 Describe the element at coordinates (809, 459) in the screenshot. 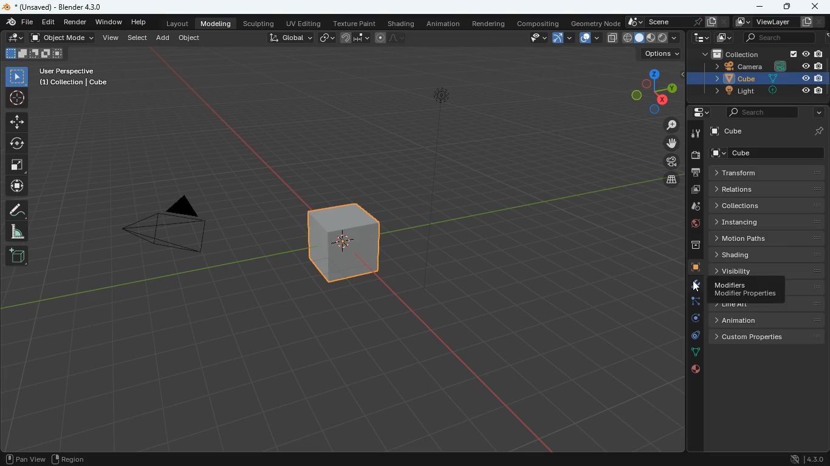

I see `version` at that location.